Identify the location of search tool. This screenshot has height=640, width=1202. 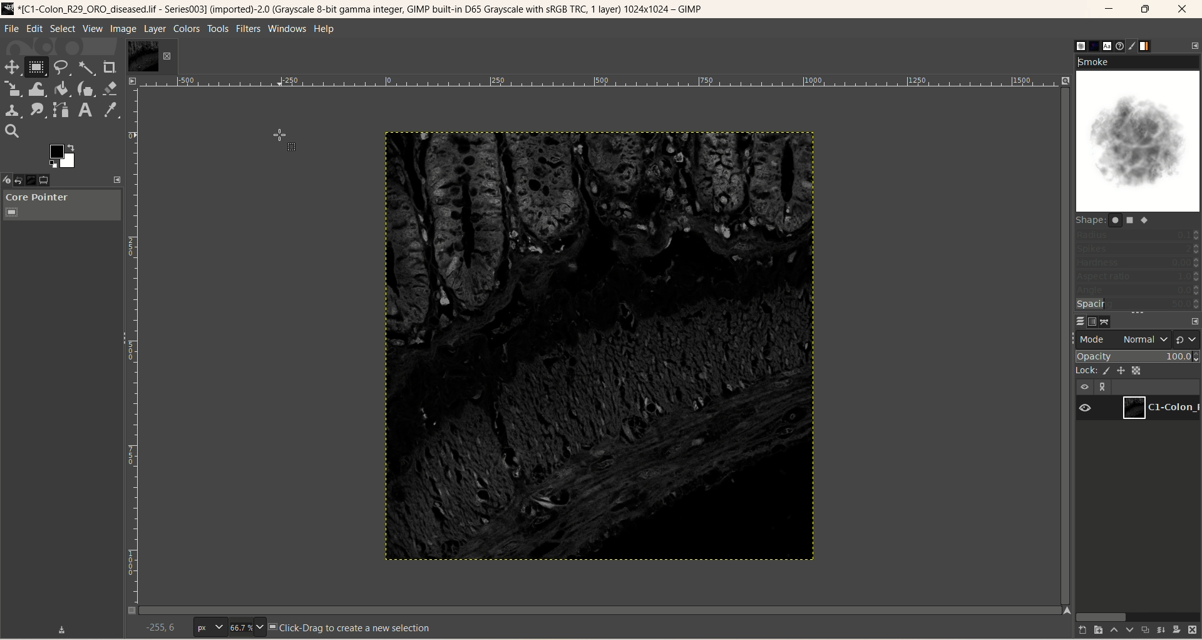
(12, 132).